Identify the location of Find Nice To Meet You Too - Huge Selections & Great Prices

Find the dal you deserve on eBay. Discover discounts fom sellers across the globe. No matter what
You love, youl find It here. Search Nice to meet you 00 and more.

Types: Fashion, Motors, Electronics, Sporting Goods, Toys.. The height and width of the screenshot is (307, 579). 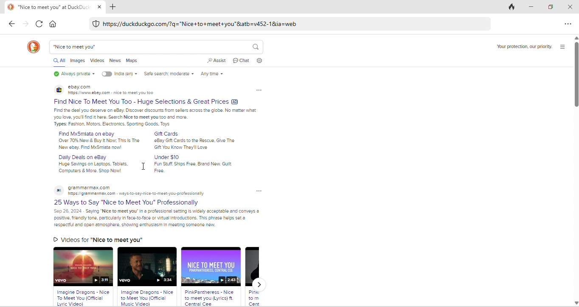
(156, 117).